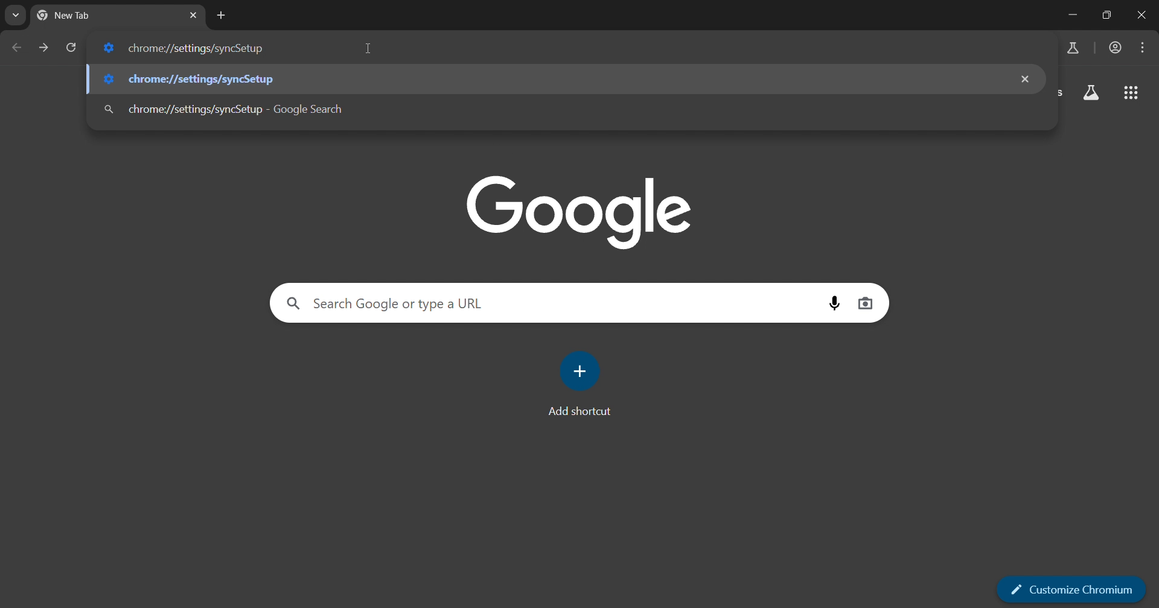 Image resolution: width=1159 pixels, height=608 pixels. Describe the element at coordinates (91, 16) in the screenshot. I see `new tab` at that location.